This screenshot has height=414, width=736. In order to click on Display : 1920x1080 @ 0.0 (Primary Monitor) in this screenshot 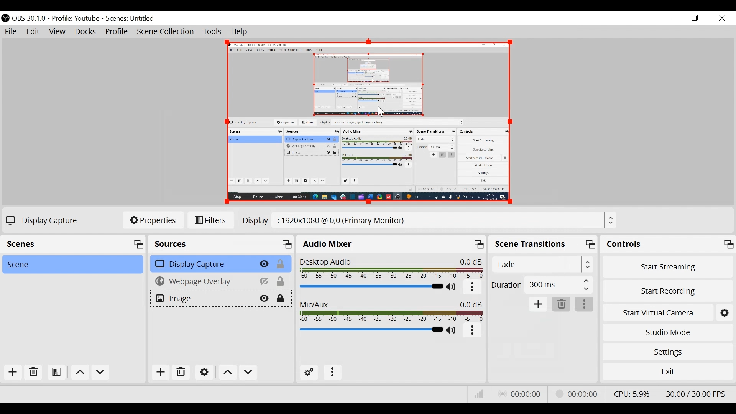, I will do `click(430, 219)`.